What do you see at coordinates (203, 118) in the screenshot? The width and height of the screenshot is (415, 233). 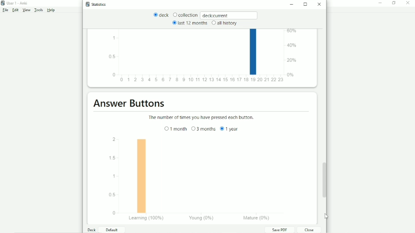 I see `The number of times you have pressed each button.` at bounding box center [203, 118].